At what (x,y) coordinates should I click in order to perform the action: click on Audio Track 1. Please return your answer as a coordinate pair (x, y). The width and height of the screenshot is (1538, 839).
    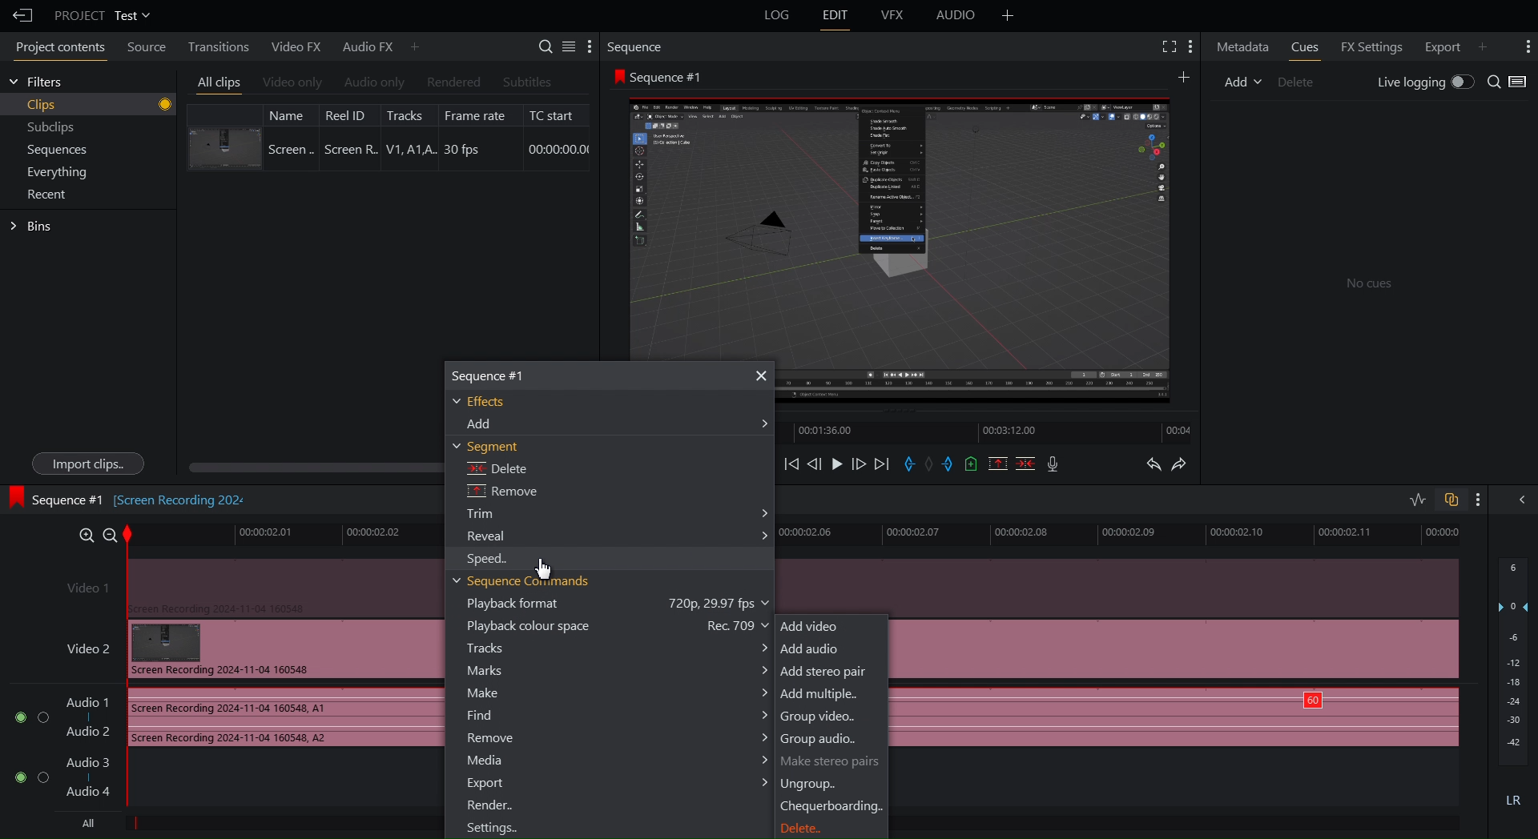
    Looking at the image, I should click on (224, 719).